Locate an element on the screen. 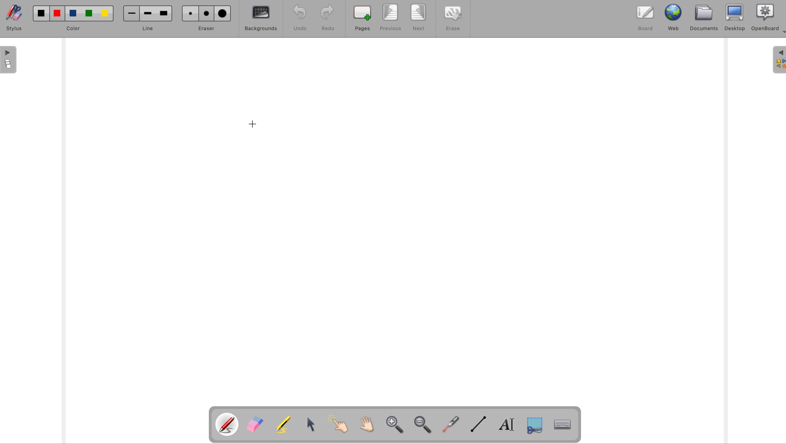 This screenshot has height=444, width=786. erase is located at coordinates (451, 18).